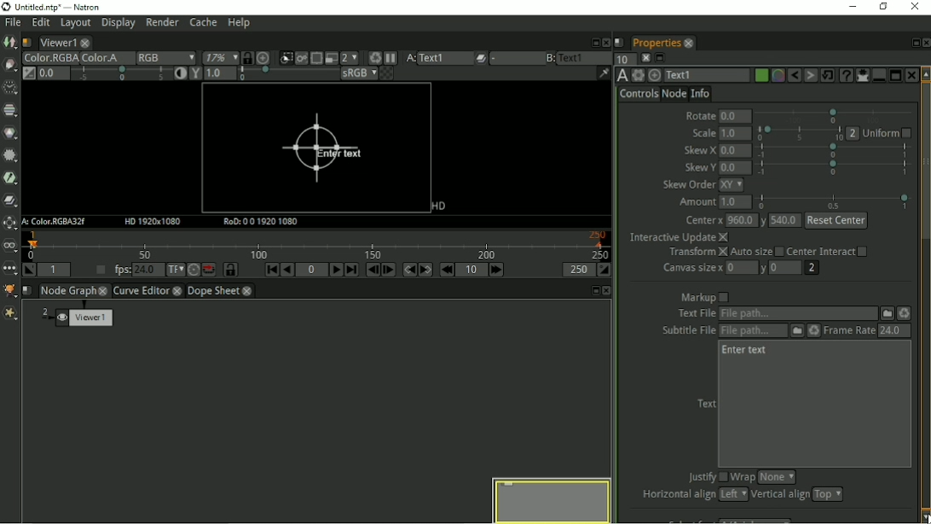 This screenshot has width=931, height=524. Describe the element at coordinates (744, 350) in the screenshot. I see `Enter text` at that location.